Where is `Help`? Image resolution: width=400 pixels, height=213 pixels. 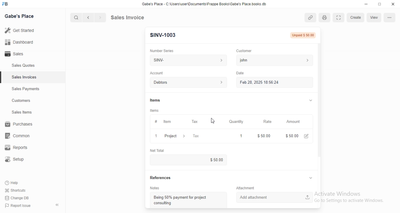
Help is located at coordinates (18, 182).